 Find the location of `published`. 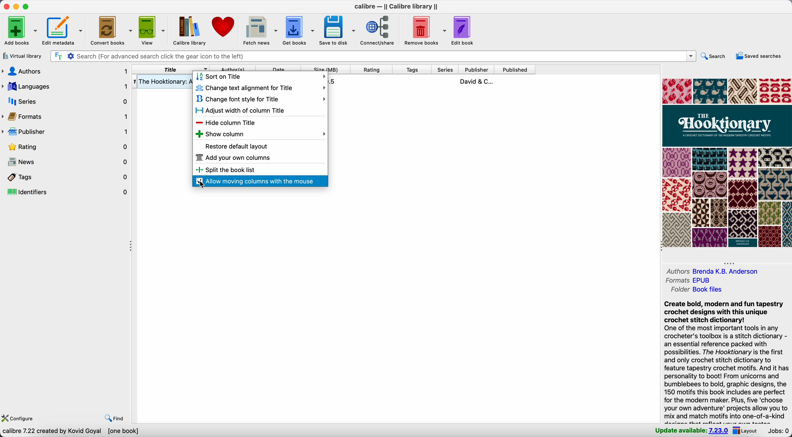

published is located at coordinates (515, 69).